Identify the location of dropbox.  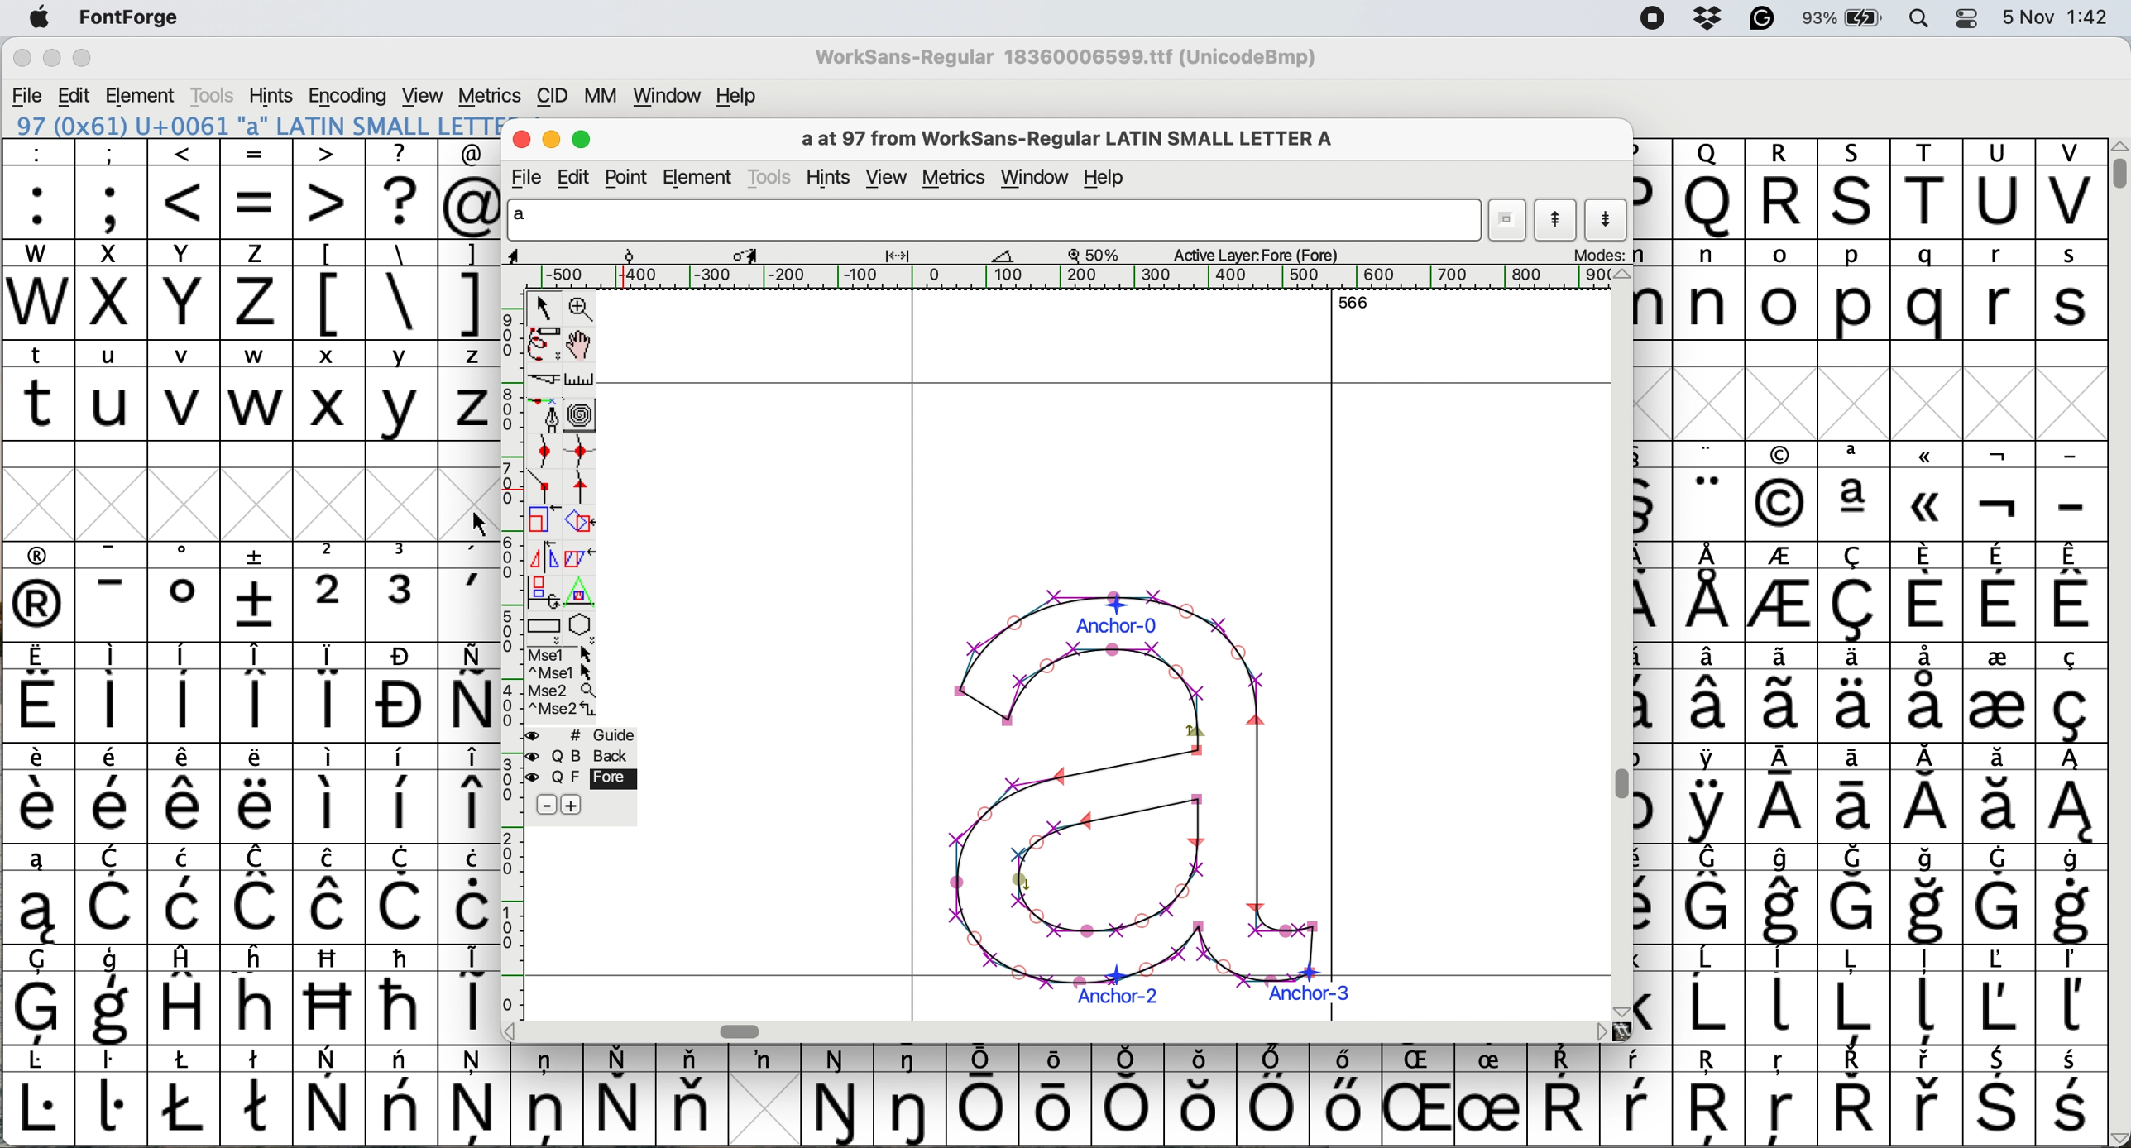
(1702, 18).